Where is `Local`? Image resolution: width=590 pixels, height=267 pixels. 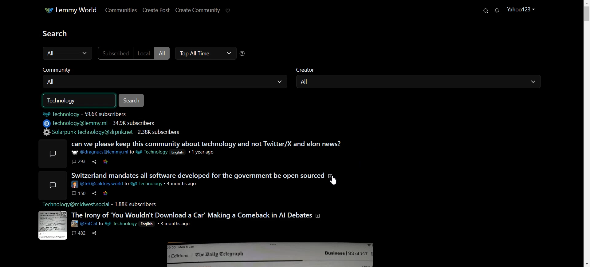
Local is located at coordinates (145, 53).